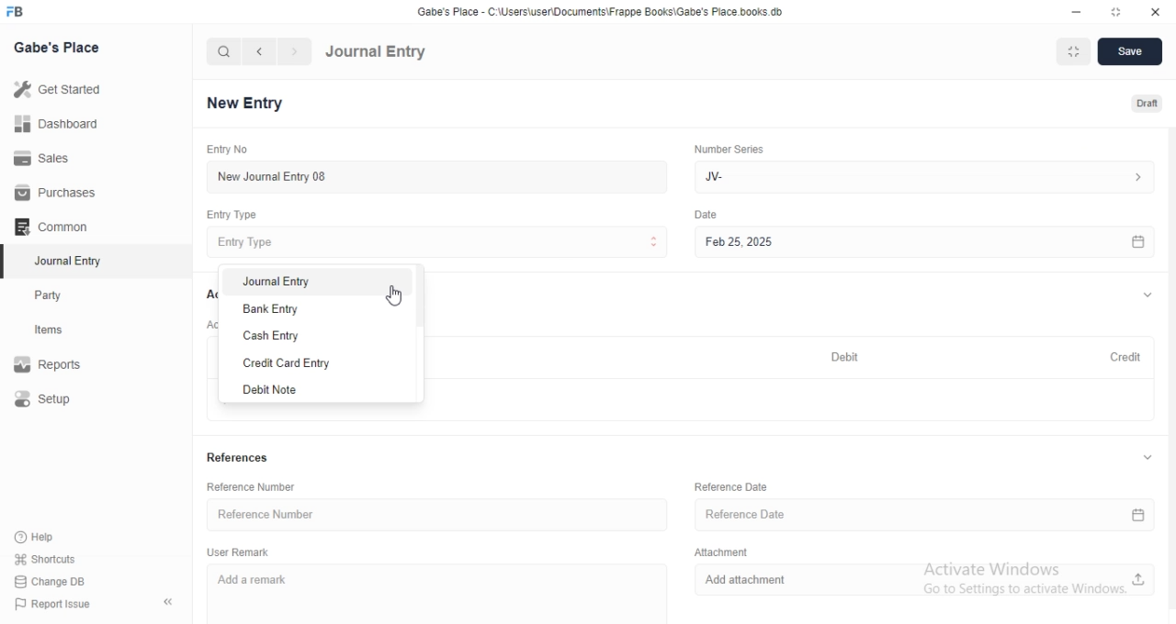 Image resolution: width=1176 pixels, height=624 pixels. I want to click on ‘Gabe's Place - C\Users\useriDocuments\Frappe Books\Gabe's Place books. db, so click(597, 9).